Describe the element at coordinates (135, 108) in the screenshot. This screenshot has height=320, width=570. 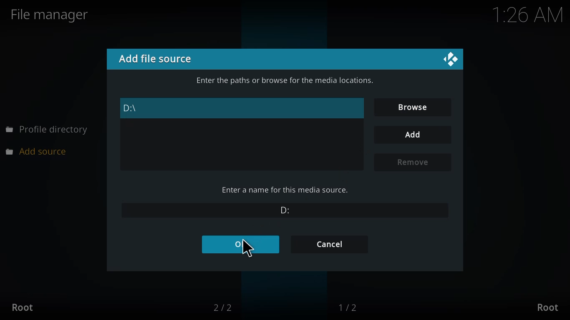
I see `d` at that location.